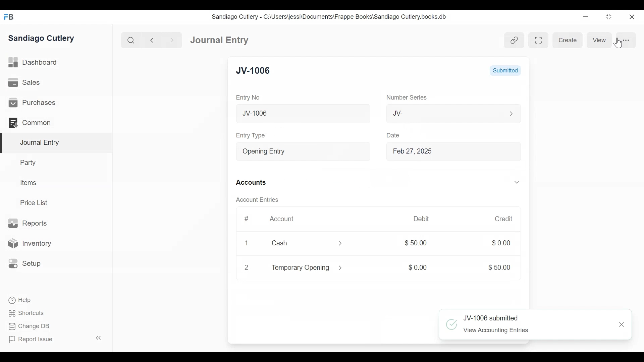  I want to click on JV-1006, so click(254, 70).